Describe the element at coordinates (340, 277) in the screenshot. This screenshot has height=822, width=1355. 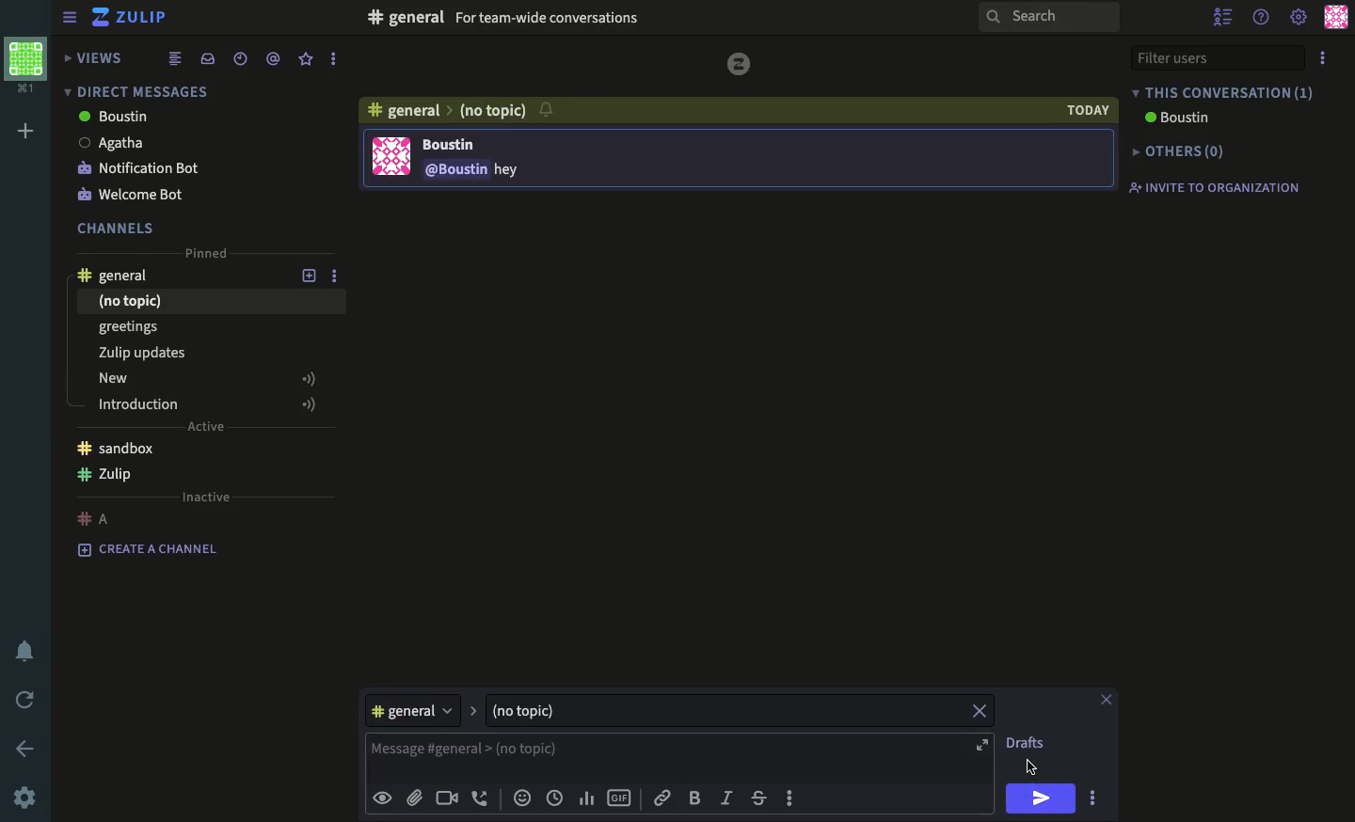
I see `options` at that location.